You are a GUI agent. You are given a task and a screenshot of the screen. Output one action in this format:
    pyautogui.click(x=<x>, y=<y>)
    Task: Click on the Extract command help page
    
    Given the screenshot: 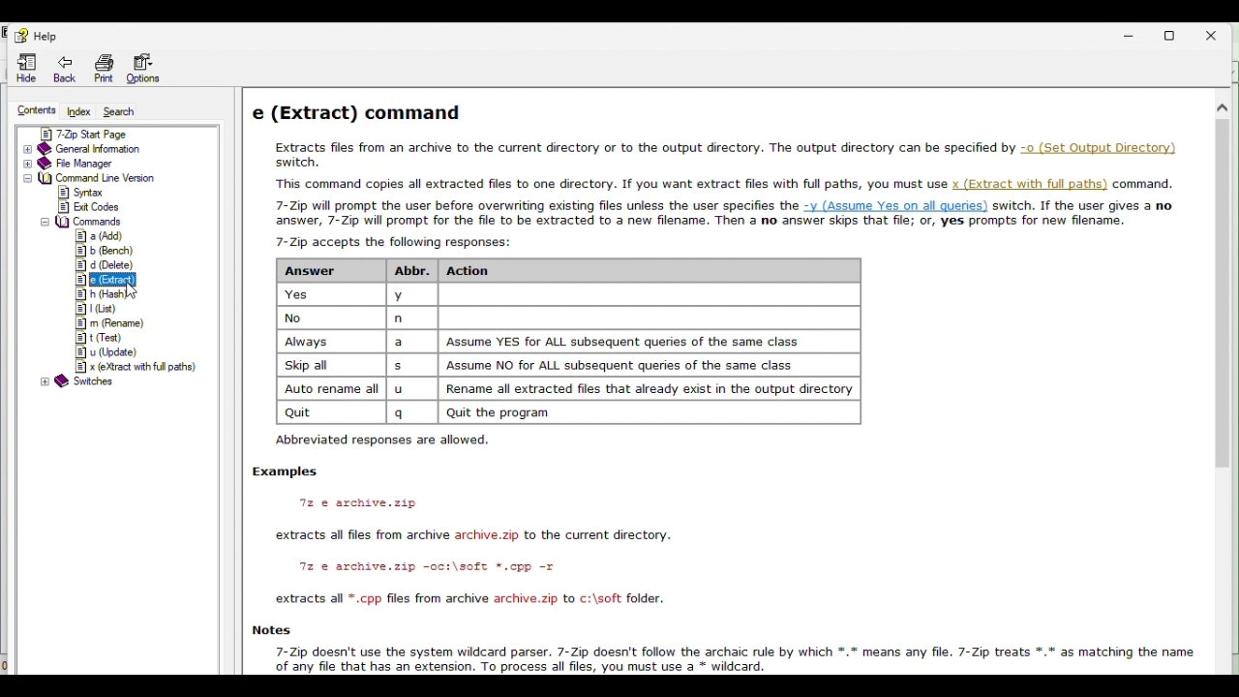 What is the action you would take?
    pyautogui.click(x=714, y=160)
    